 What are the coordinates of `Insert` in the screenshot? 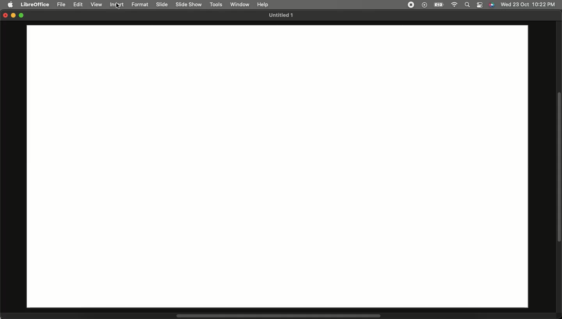 It's located at (119, 5).